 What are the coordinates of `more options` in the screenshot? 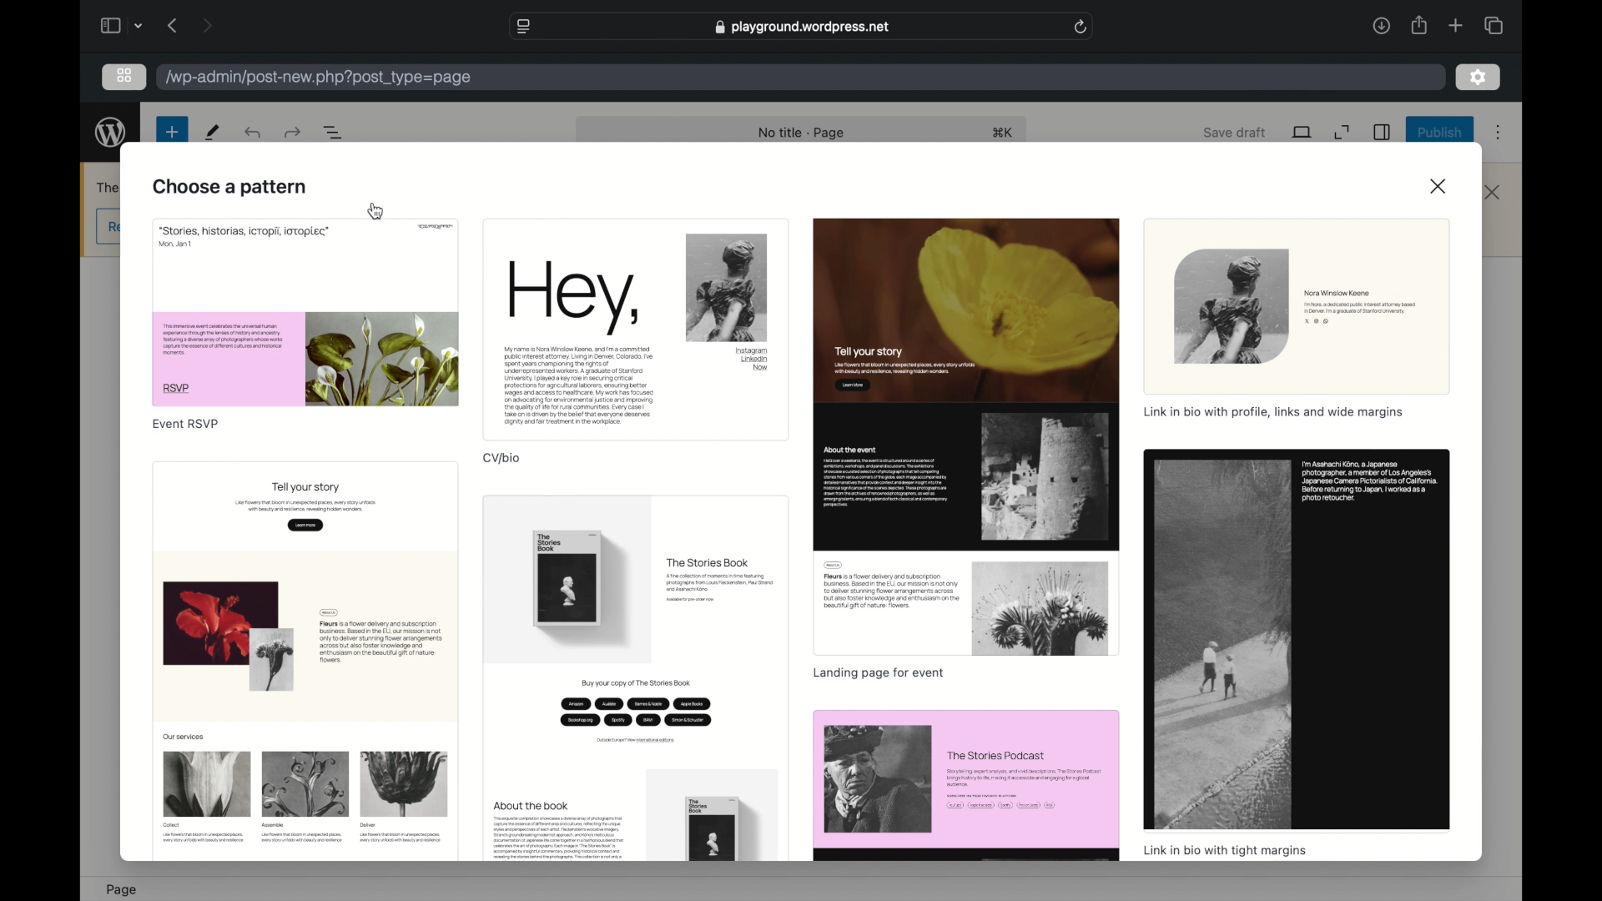 It's located at (1499, 133).